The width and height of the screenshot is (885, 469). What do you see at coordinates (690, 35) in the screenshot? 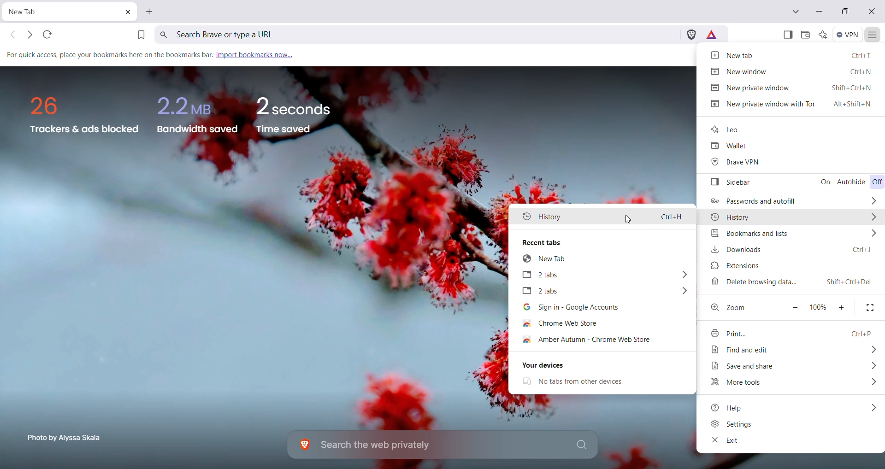
I see `Brave Shields` at bounding box center [690, 35].